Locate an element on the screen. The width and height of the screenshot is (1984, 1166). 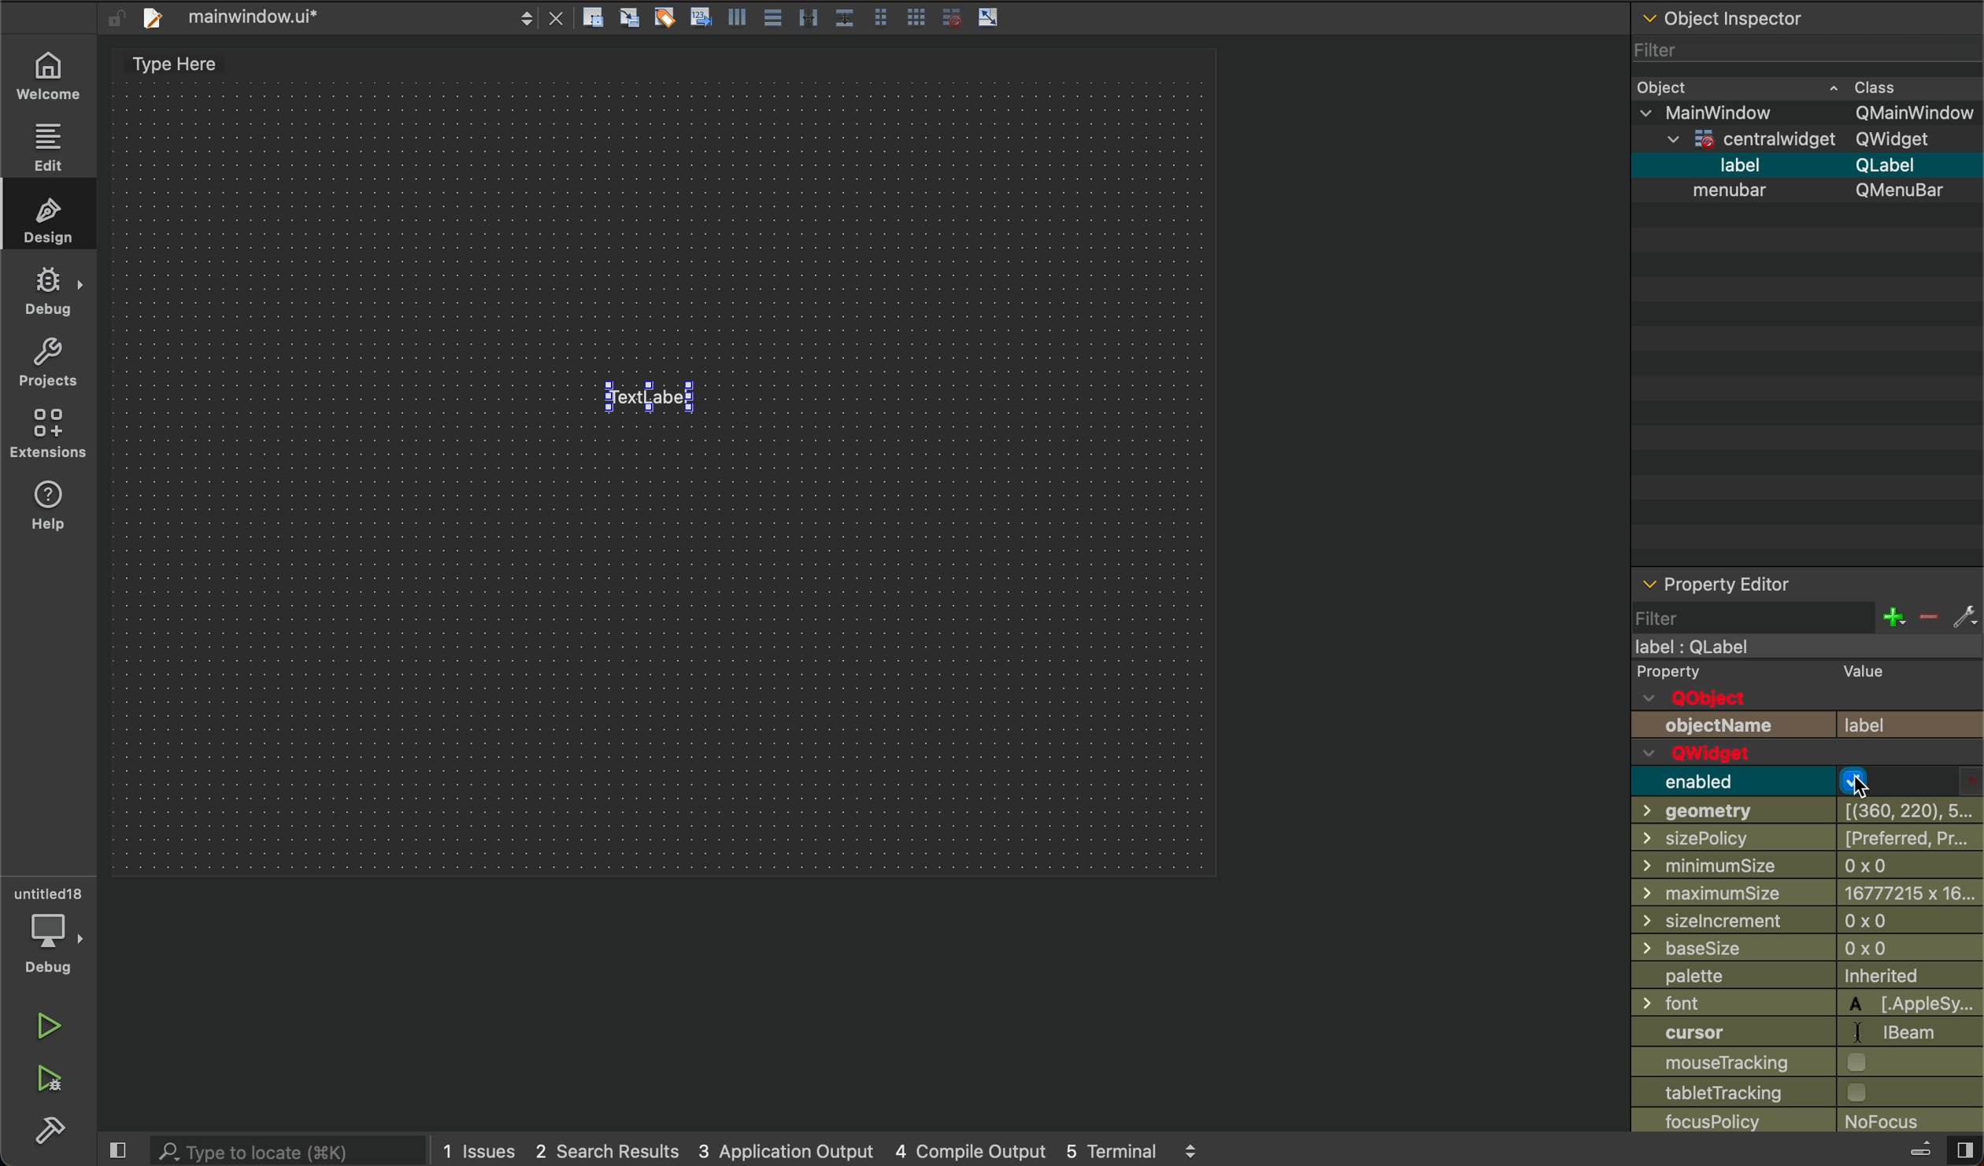
fix is located at coordinates (1968, 617).